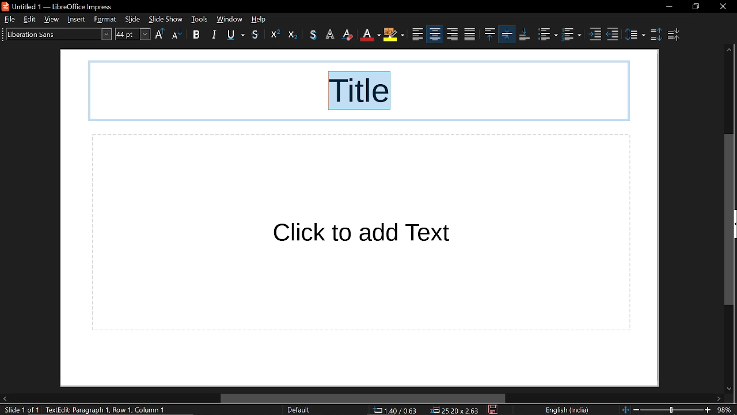 This screenshot has width=737, height=415. I want to click on align right, so click(434, 34).